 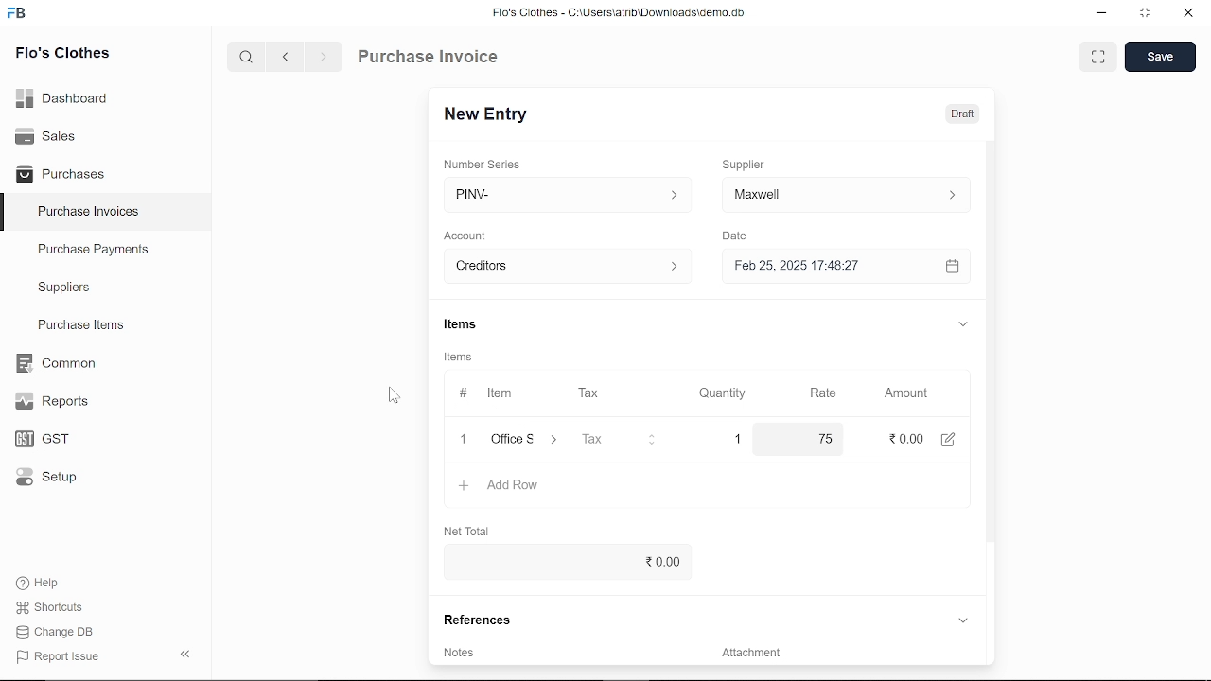 I want to click on expand, so click(x=963, y=326).